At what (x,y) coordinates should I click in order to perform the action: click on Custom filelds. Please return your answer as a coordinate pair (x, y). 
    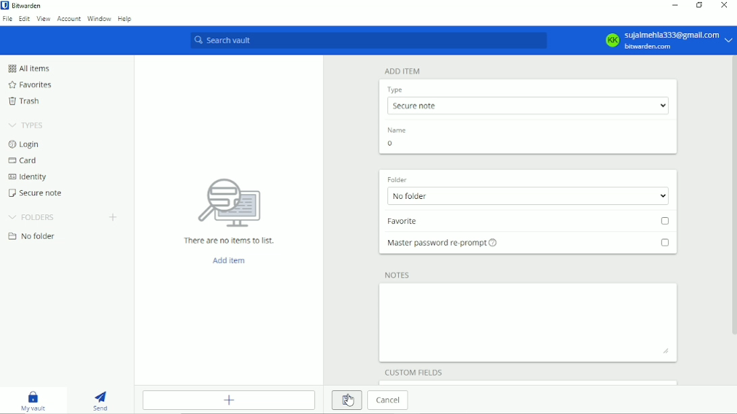
    Looking at the image, I should click on (414, 371).